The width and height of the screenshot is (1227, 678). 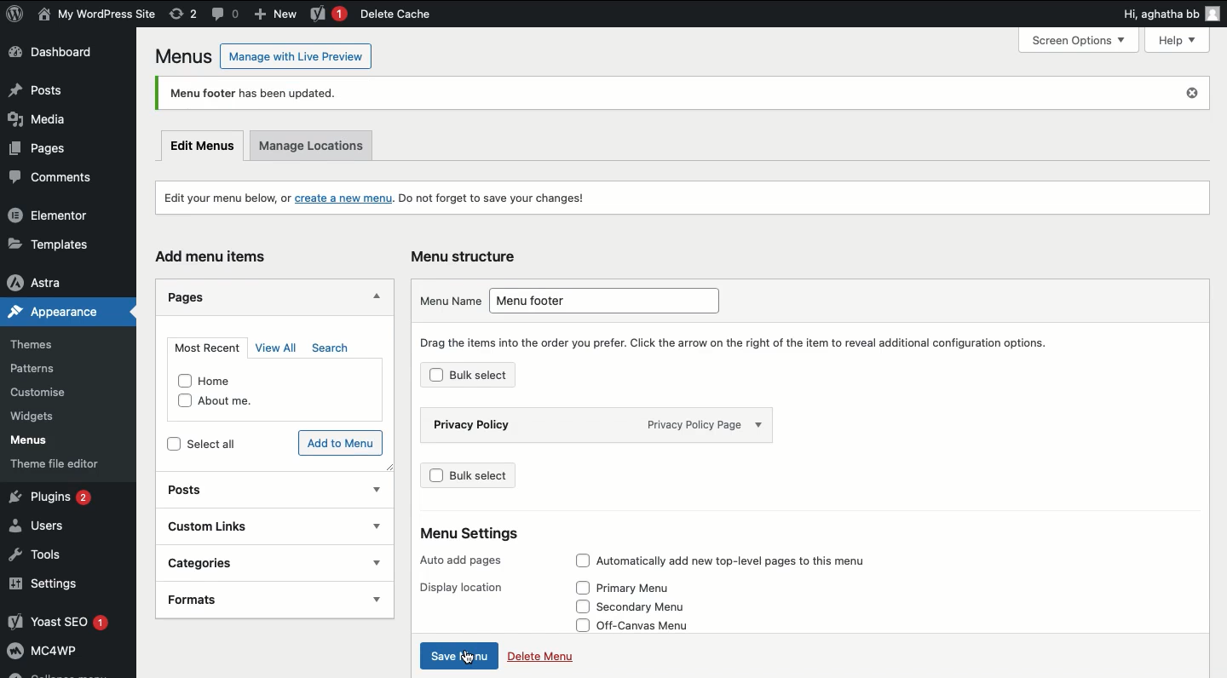 What do you see at coordinates (343, 197) in the screenshot?
I see `create a new menu.` at bounding box center [343, 197].